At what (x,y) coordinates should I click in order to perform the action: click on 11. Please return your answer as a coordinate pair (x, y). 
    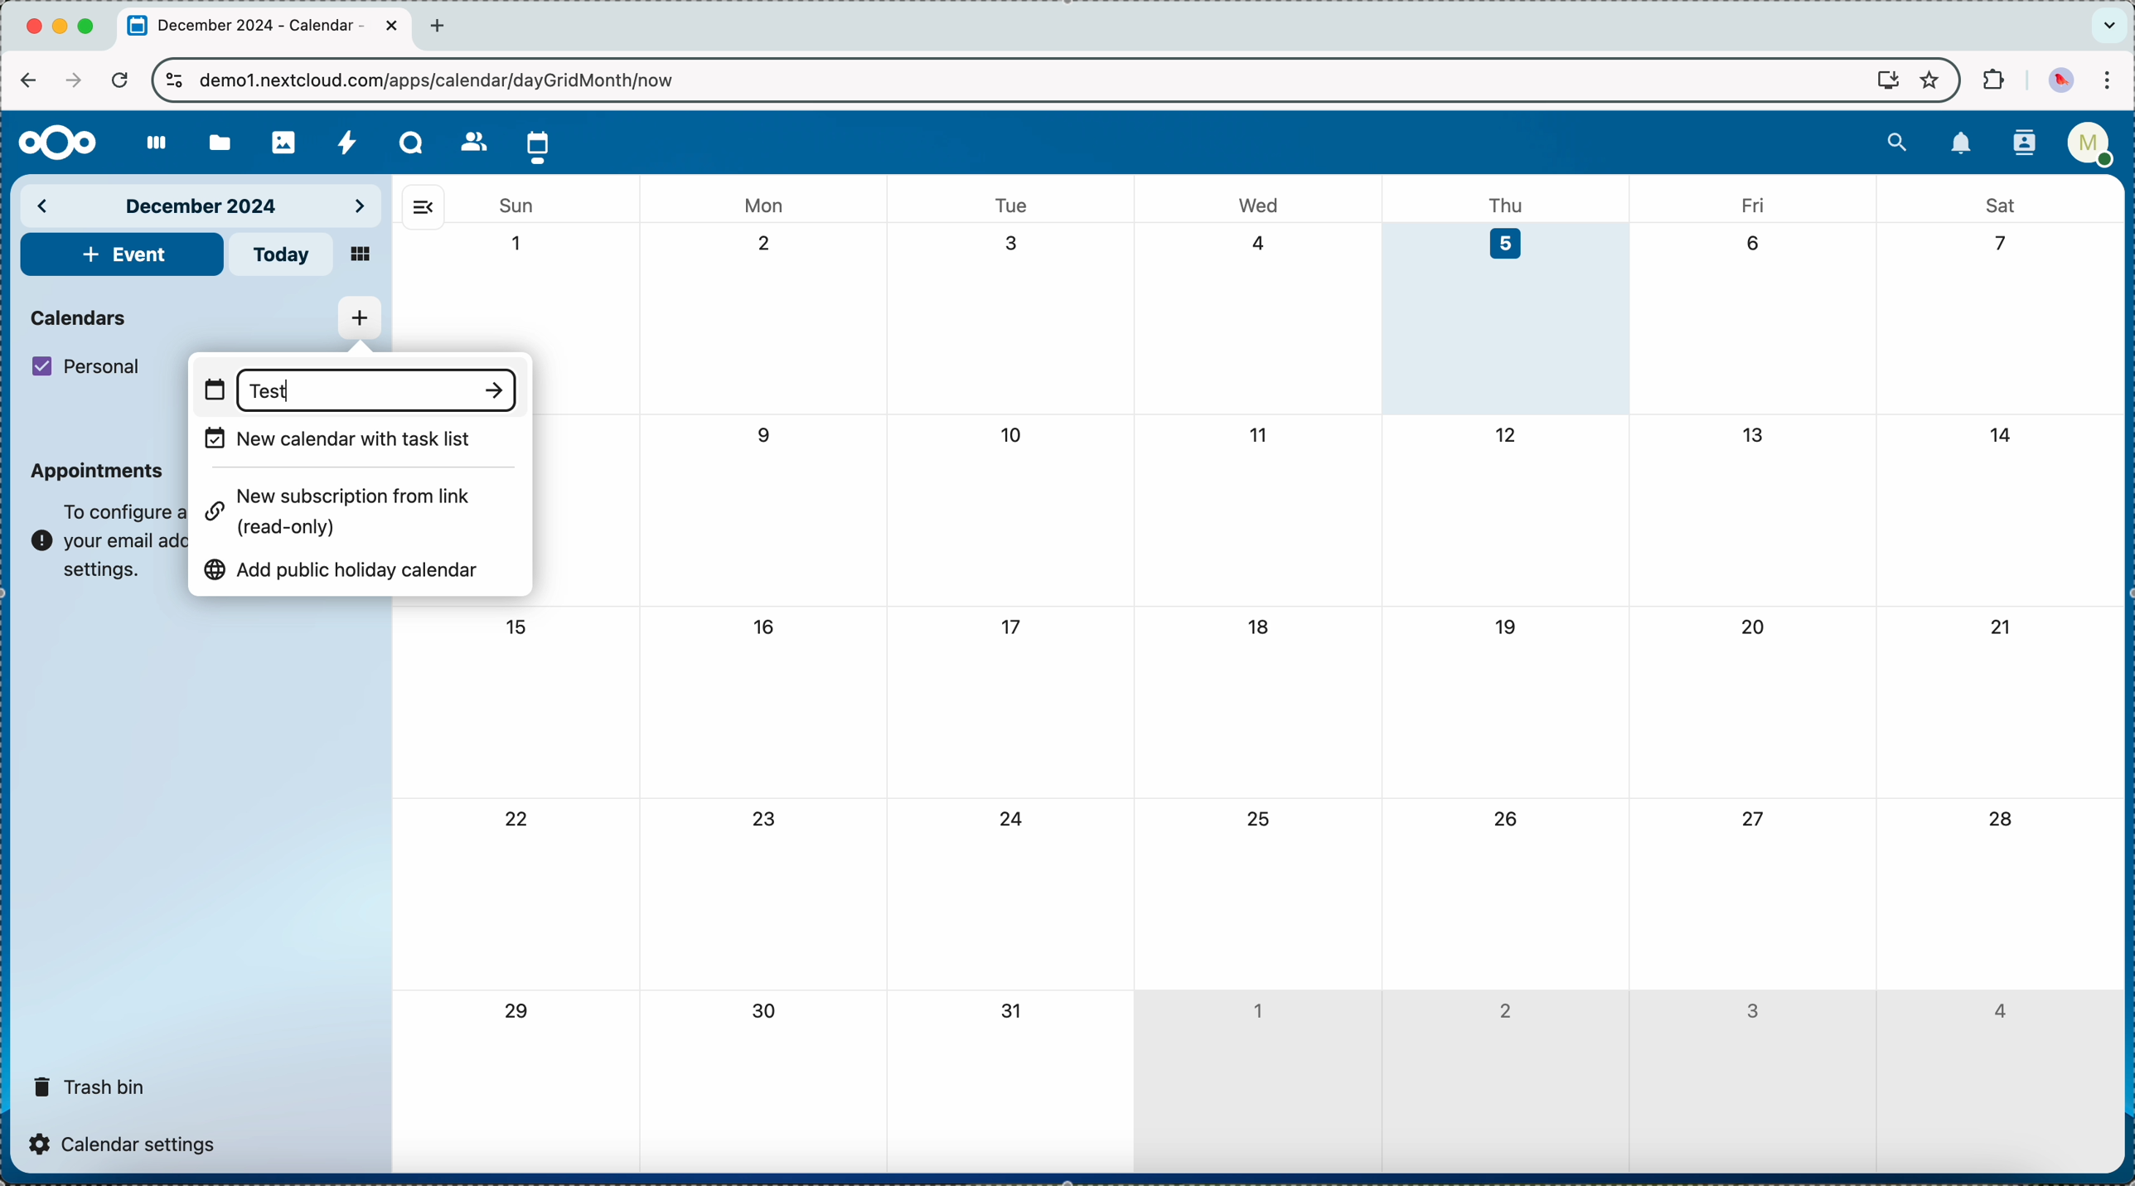
    Looking at the image, I should click on (1256, 433).